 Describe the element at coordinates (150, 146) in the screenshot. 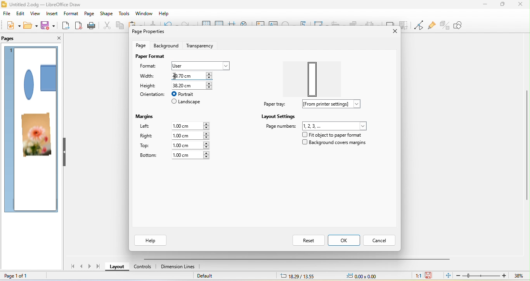

I see `top` at that location.